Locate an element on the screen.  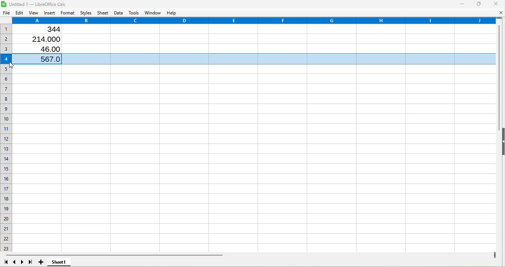
Horizontal scroll bar is located at coordinates (249, 254).